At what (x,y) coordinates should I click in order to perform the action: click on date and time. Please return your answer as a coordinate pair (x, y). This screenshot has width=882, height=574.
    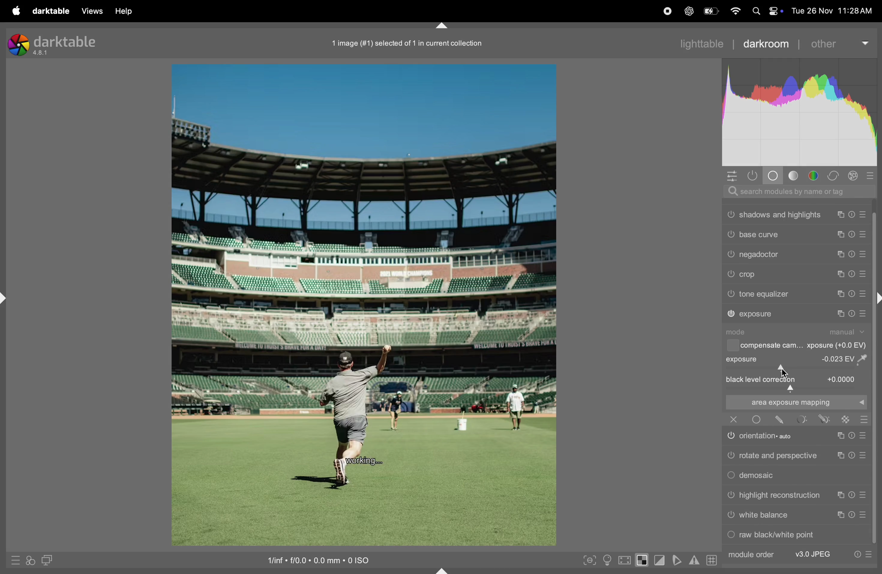
    Looking at the image, I should click on (834, 10).